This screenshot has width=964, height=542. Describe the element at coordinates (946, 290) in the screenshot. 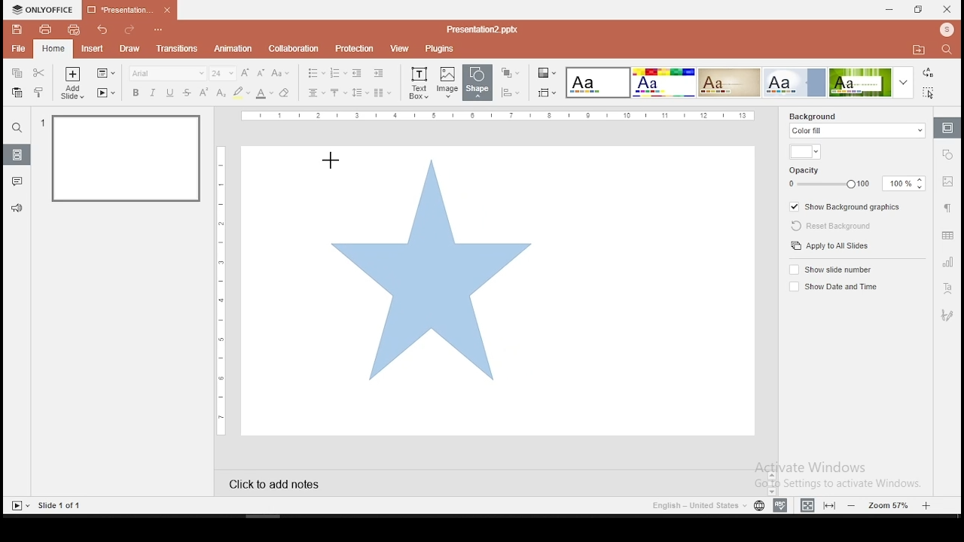

I see `text art tool` at that location.